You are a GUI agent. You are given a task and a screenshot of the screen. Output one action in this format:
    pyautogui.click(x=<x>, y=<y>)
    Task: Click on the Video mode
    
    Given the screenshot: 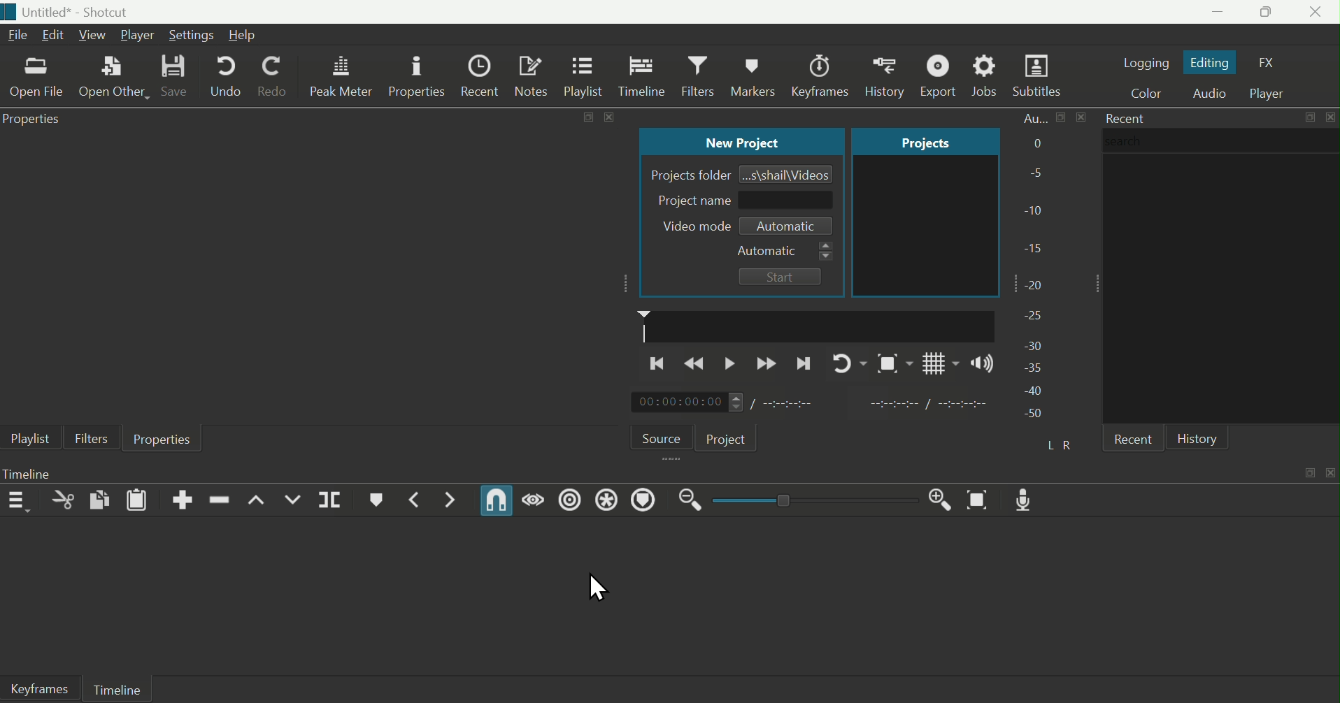 What is the action you would take?
    pyautogui.click(x=691, y=226)
    